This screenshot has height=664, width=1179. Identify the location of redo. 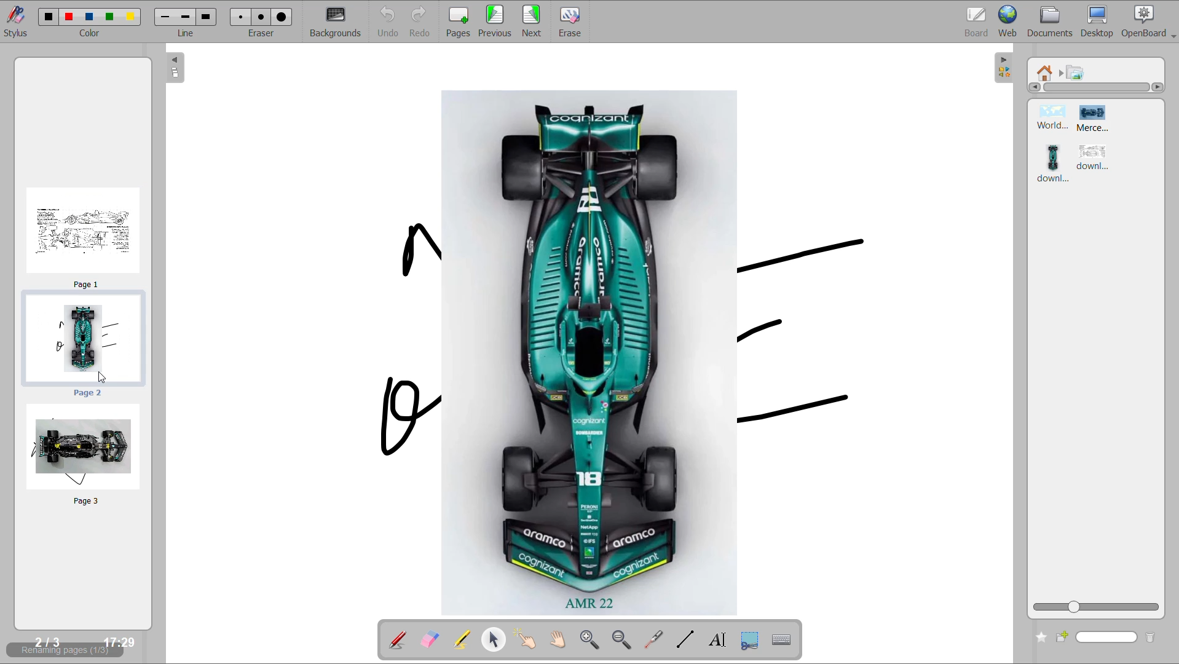
(423, 22).